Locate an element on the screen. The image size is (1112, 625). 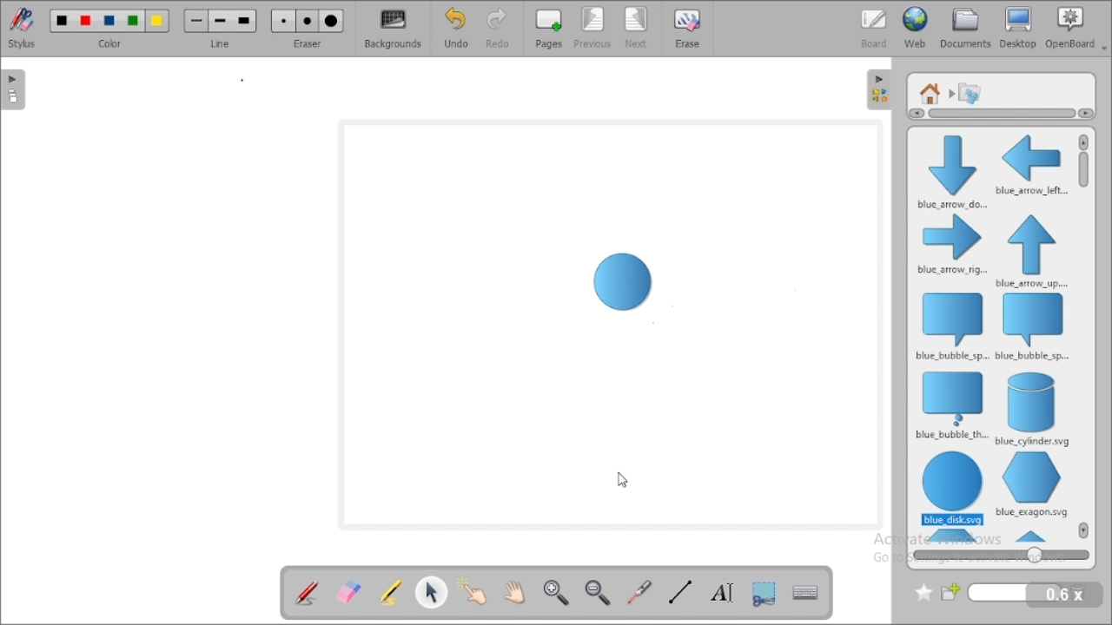
redo is located at coordinates (496, 29).